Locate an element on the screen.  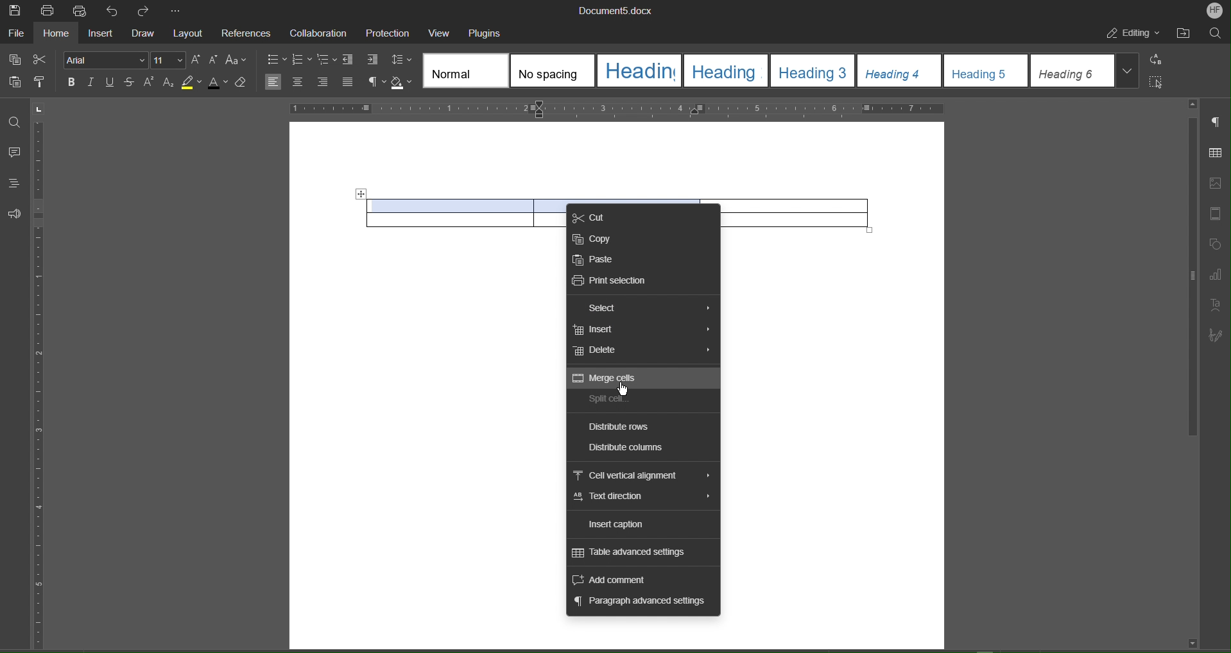
cursor is located at coordinates (623, 389).